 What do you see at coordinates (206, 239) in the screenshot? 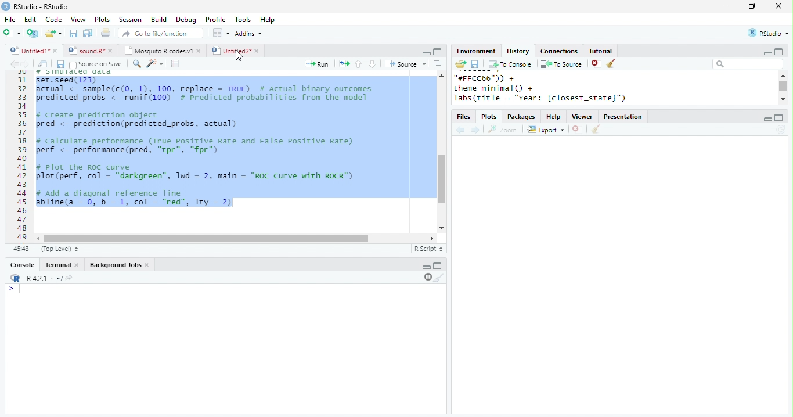
I see `scroll bar` at bounding box center [206, 239].